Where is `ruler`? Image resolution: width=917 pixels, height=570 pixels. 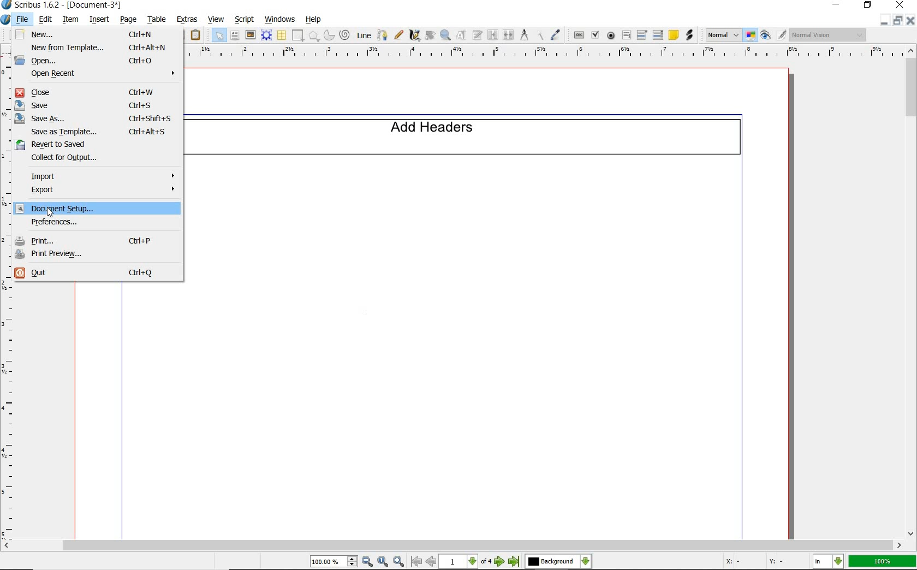 ruler is located at coordinates (8, 410).